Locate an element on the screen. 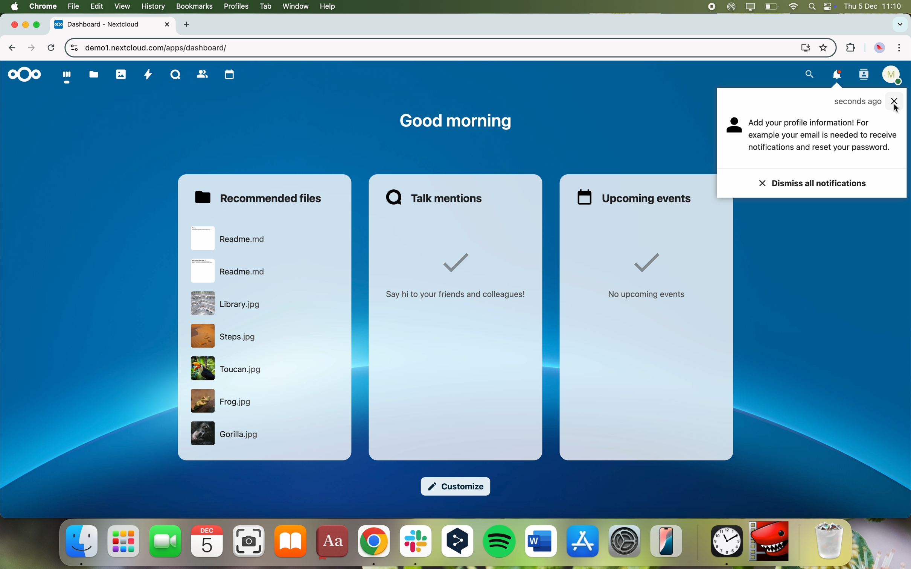 This screenshot has width=911, height=569. screen is located at coordinates (750, 7).